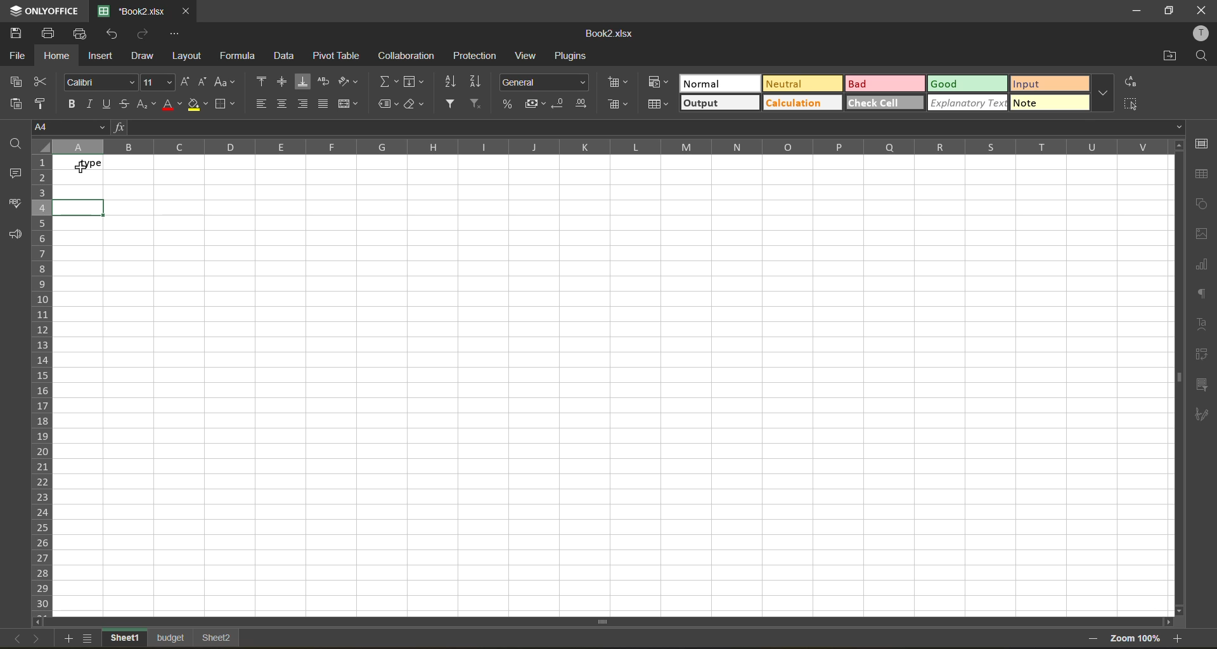 This screenshot has width=1217, height=649. Describe the element at coordinates (1202, 145) in the screenshot. I see `cell settings` at that location.